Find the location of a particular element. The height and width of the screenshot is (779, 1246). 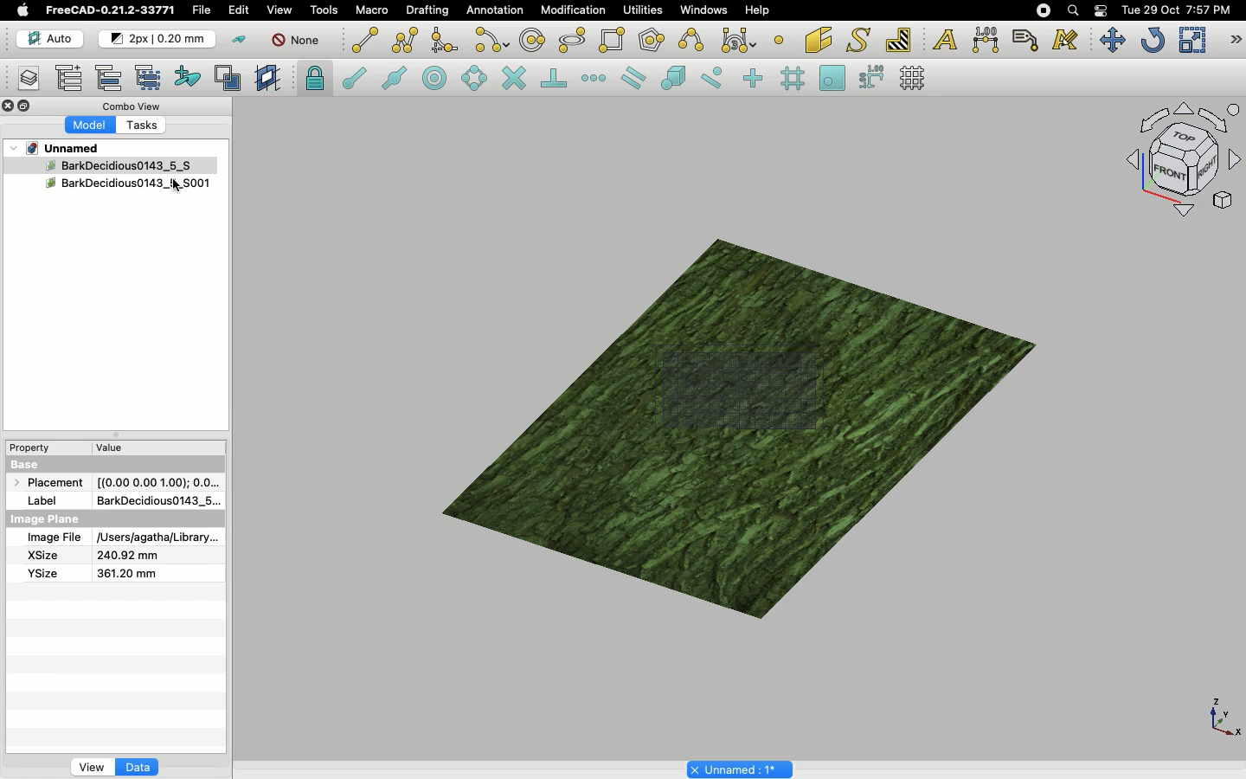

Annotation styles is located at coordinates (1066, 40).